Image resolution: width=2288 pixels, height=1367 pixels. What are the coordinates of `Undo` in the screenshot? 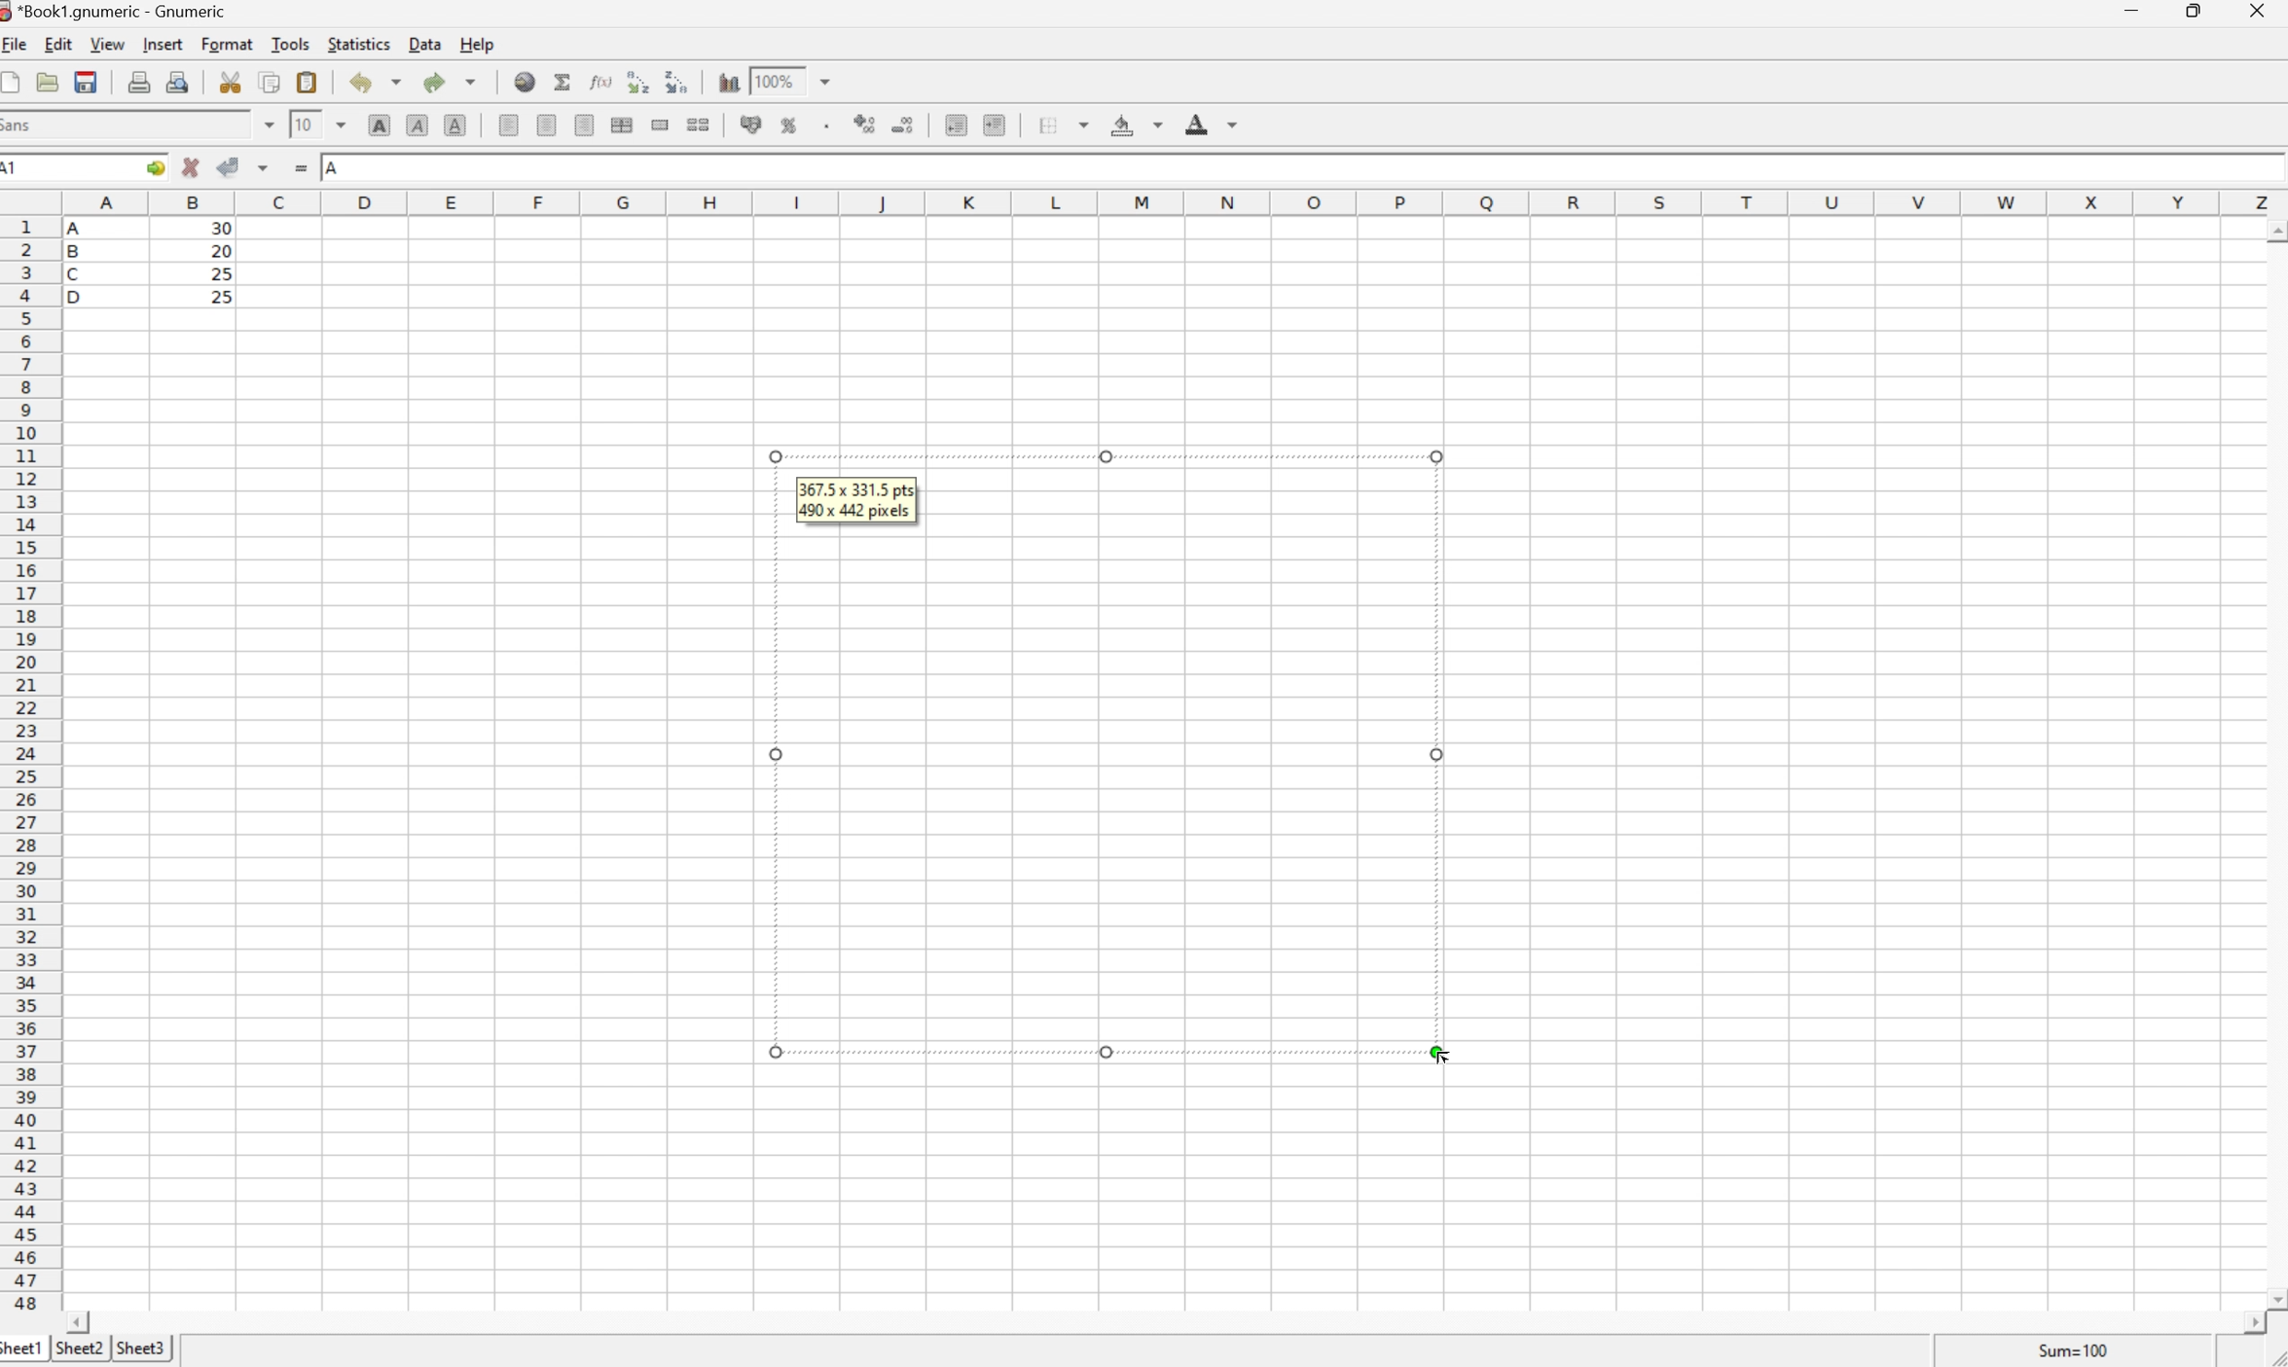 It's located at (375, 82).